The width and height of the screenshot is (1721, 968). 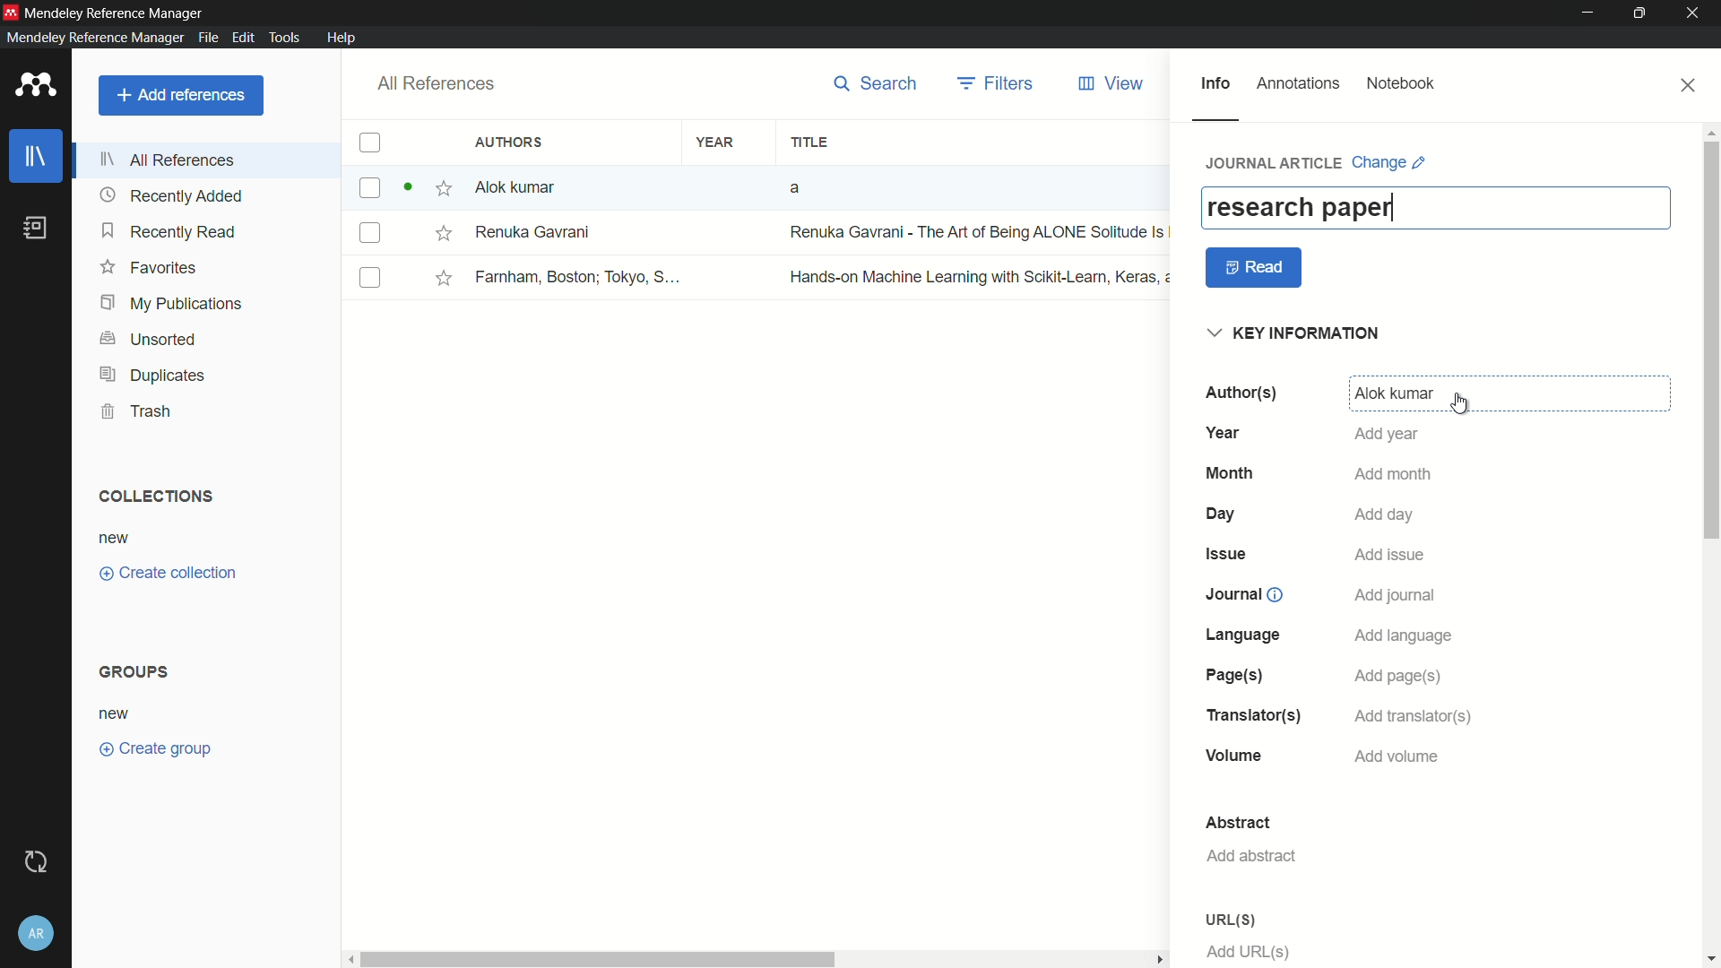 What do you see at coordinates (171, 196) in the screenshot?
I see `recently added` at bounding box center [171, 196].